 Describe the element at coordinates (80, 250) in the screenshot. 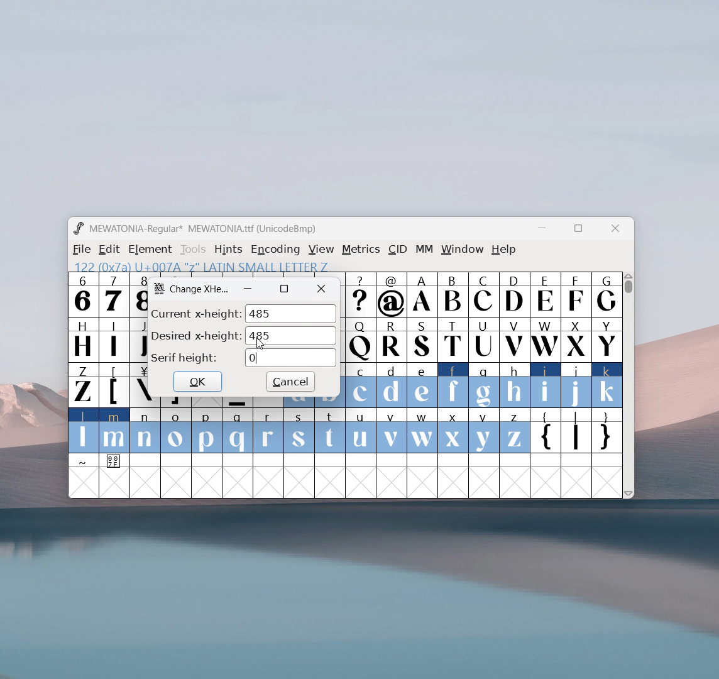

I see `file` at that location.